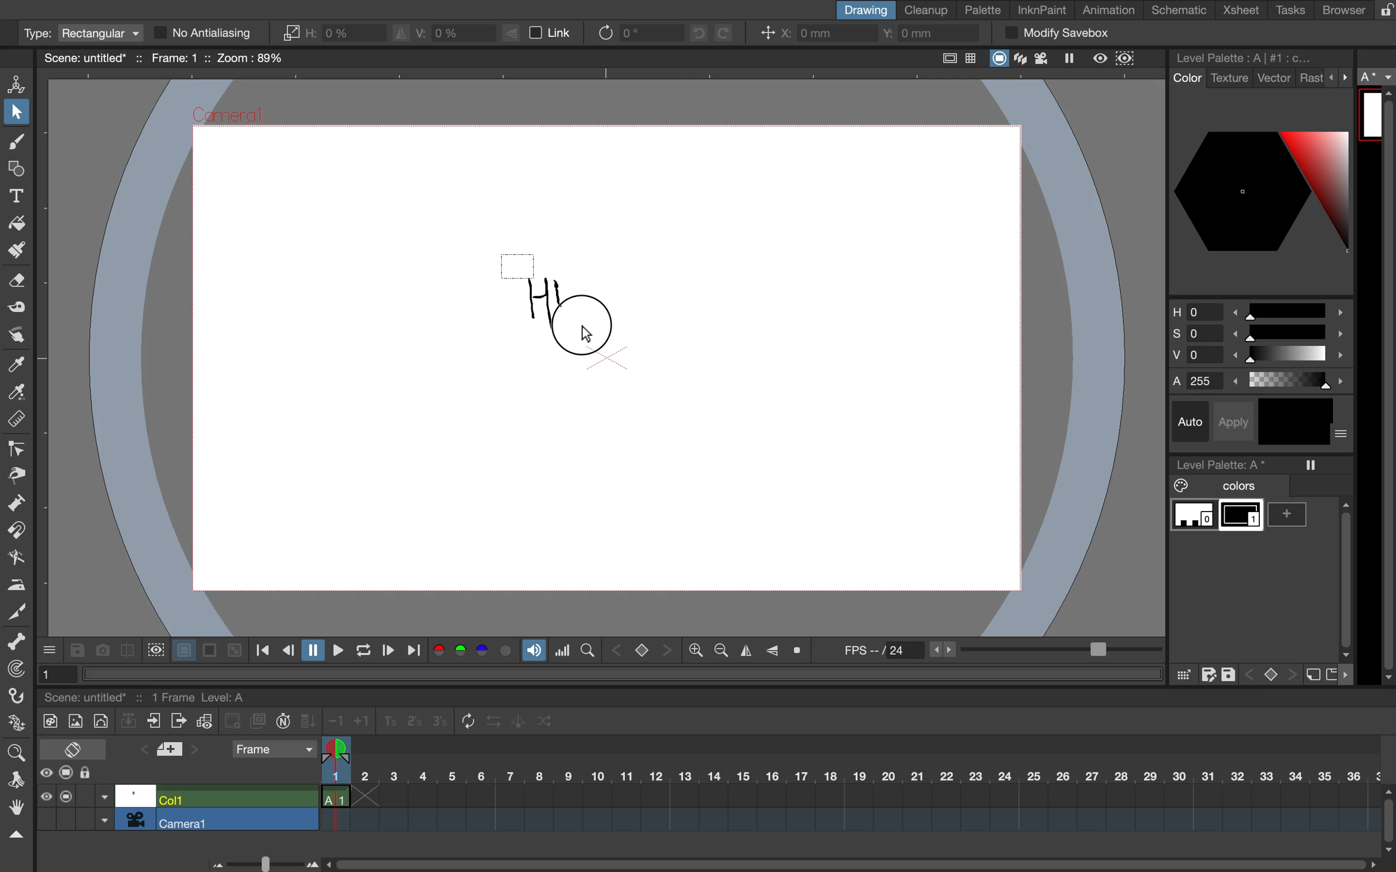 This screenshot has height=872, width=1396. Describe the element at coordinates (13, 557) in the screenshot. I see `bender tool` at that location.